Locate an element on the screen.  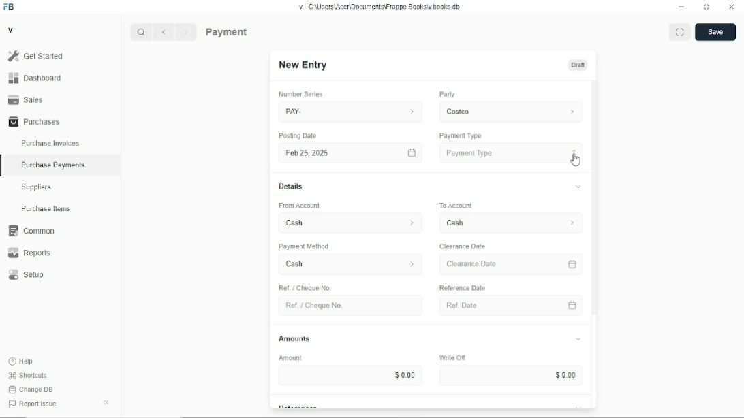
Ref Date. is located at coordinates (503, 304).